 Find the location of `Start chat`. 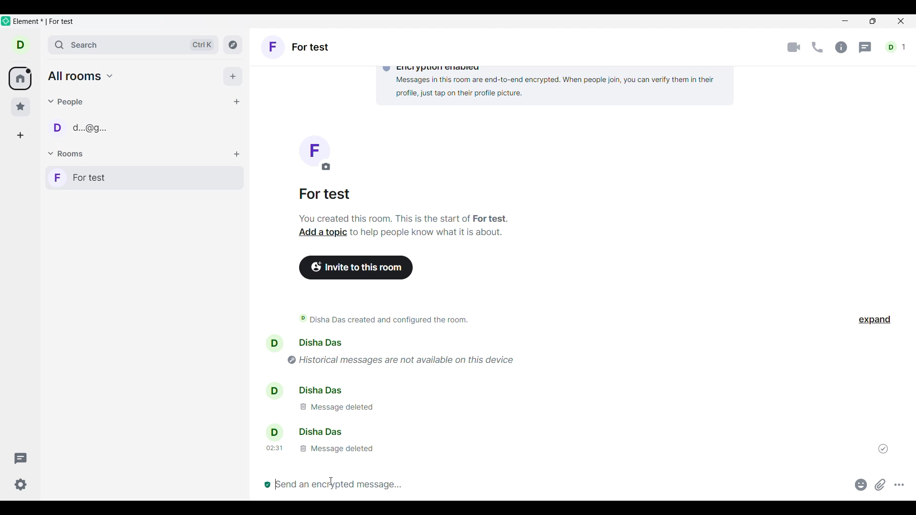

Start chat is located at coordinates (236, 102).